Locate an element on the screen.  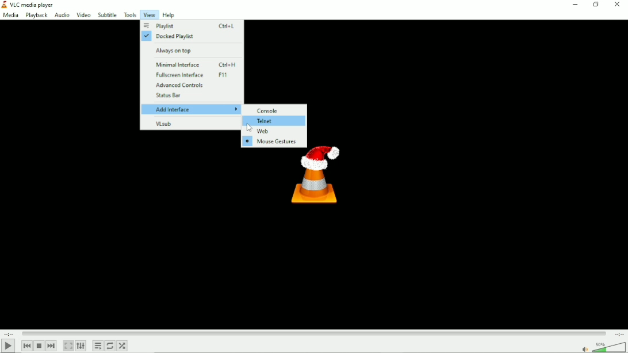
Playback is located at coordinates (36, 16).